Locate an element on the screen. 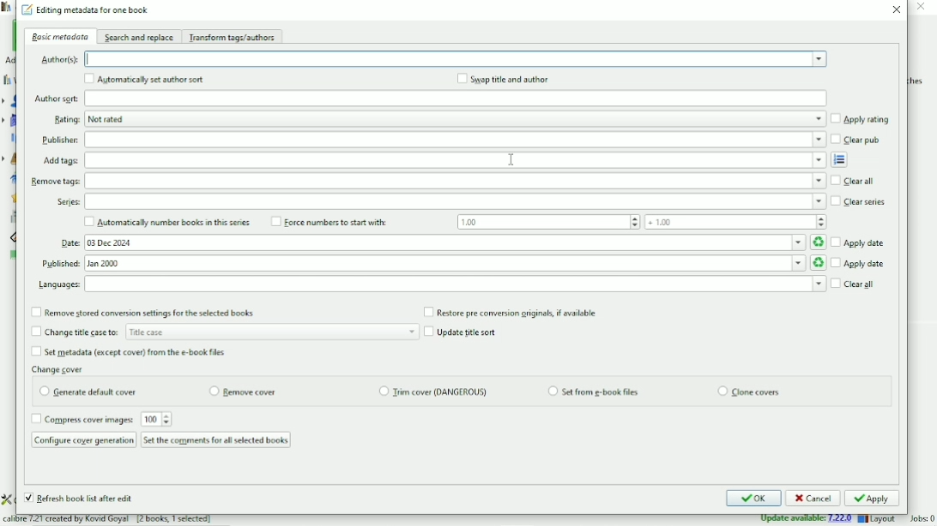 Image resolution: width=937 pixels, height=526 pixels. Automatically number books in this series. is located at coordinates (167, 223).